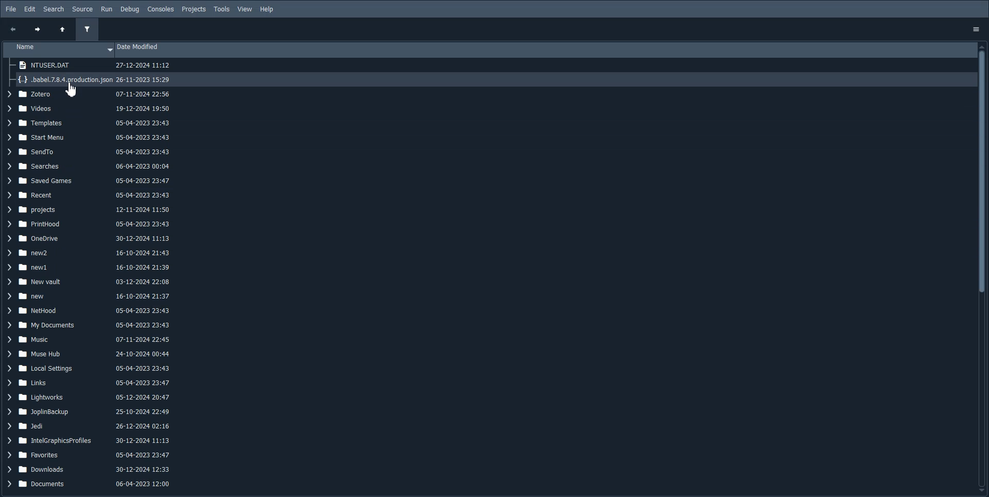  What do you see at coordinates (130, 10) in the screenshot?
I see `Debug` at bounding box center [130, 10].